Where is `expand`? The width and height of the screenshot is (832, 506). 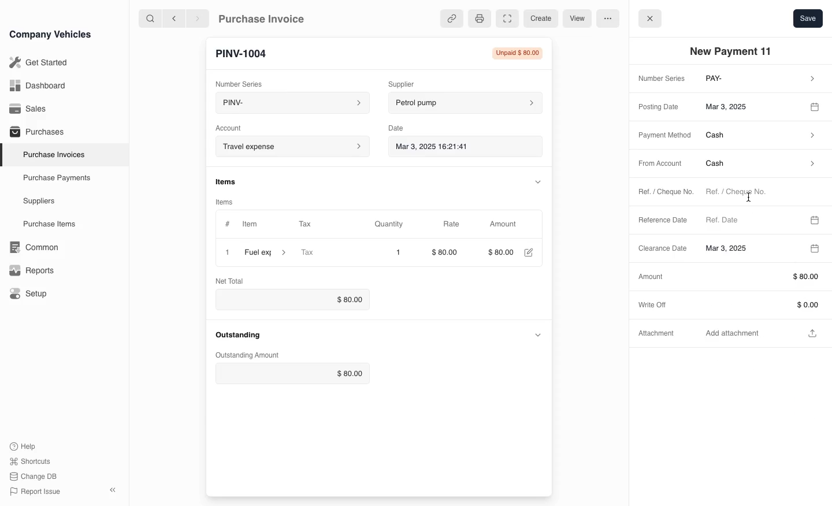 expand is located at coordinates (538, 334).